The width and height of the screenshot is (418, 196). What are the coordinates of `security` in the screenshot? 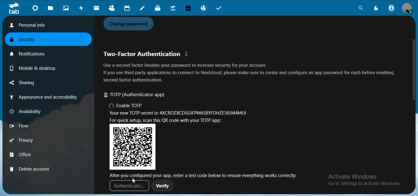 It's located at (27, 40).